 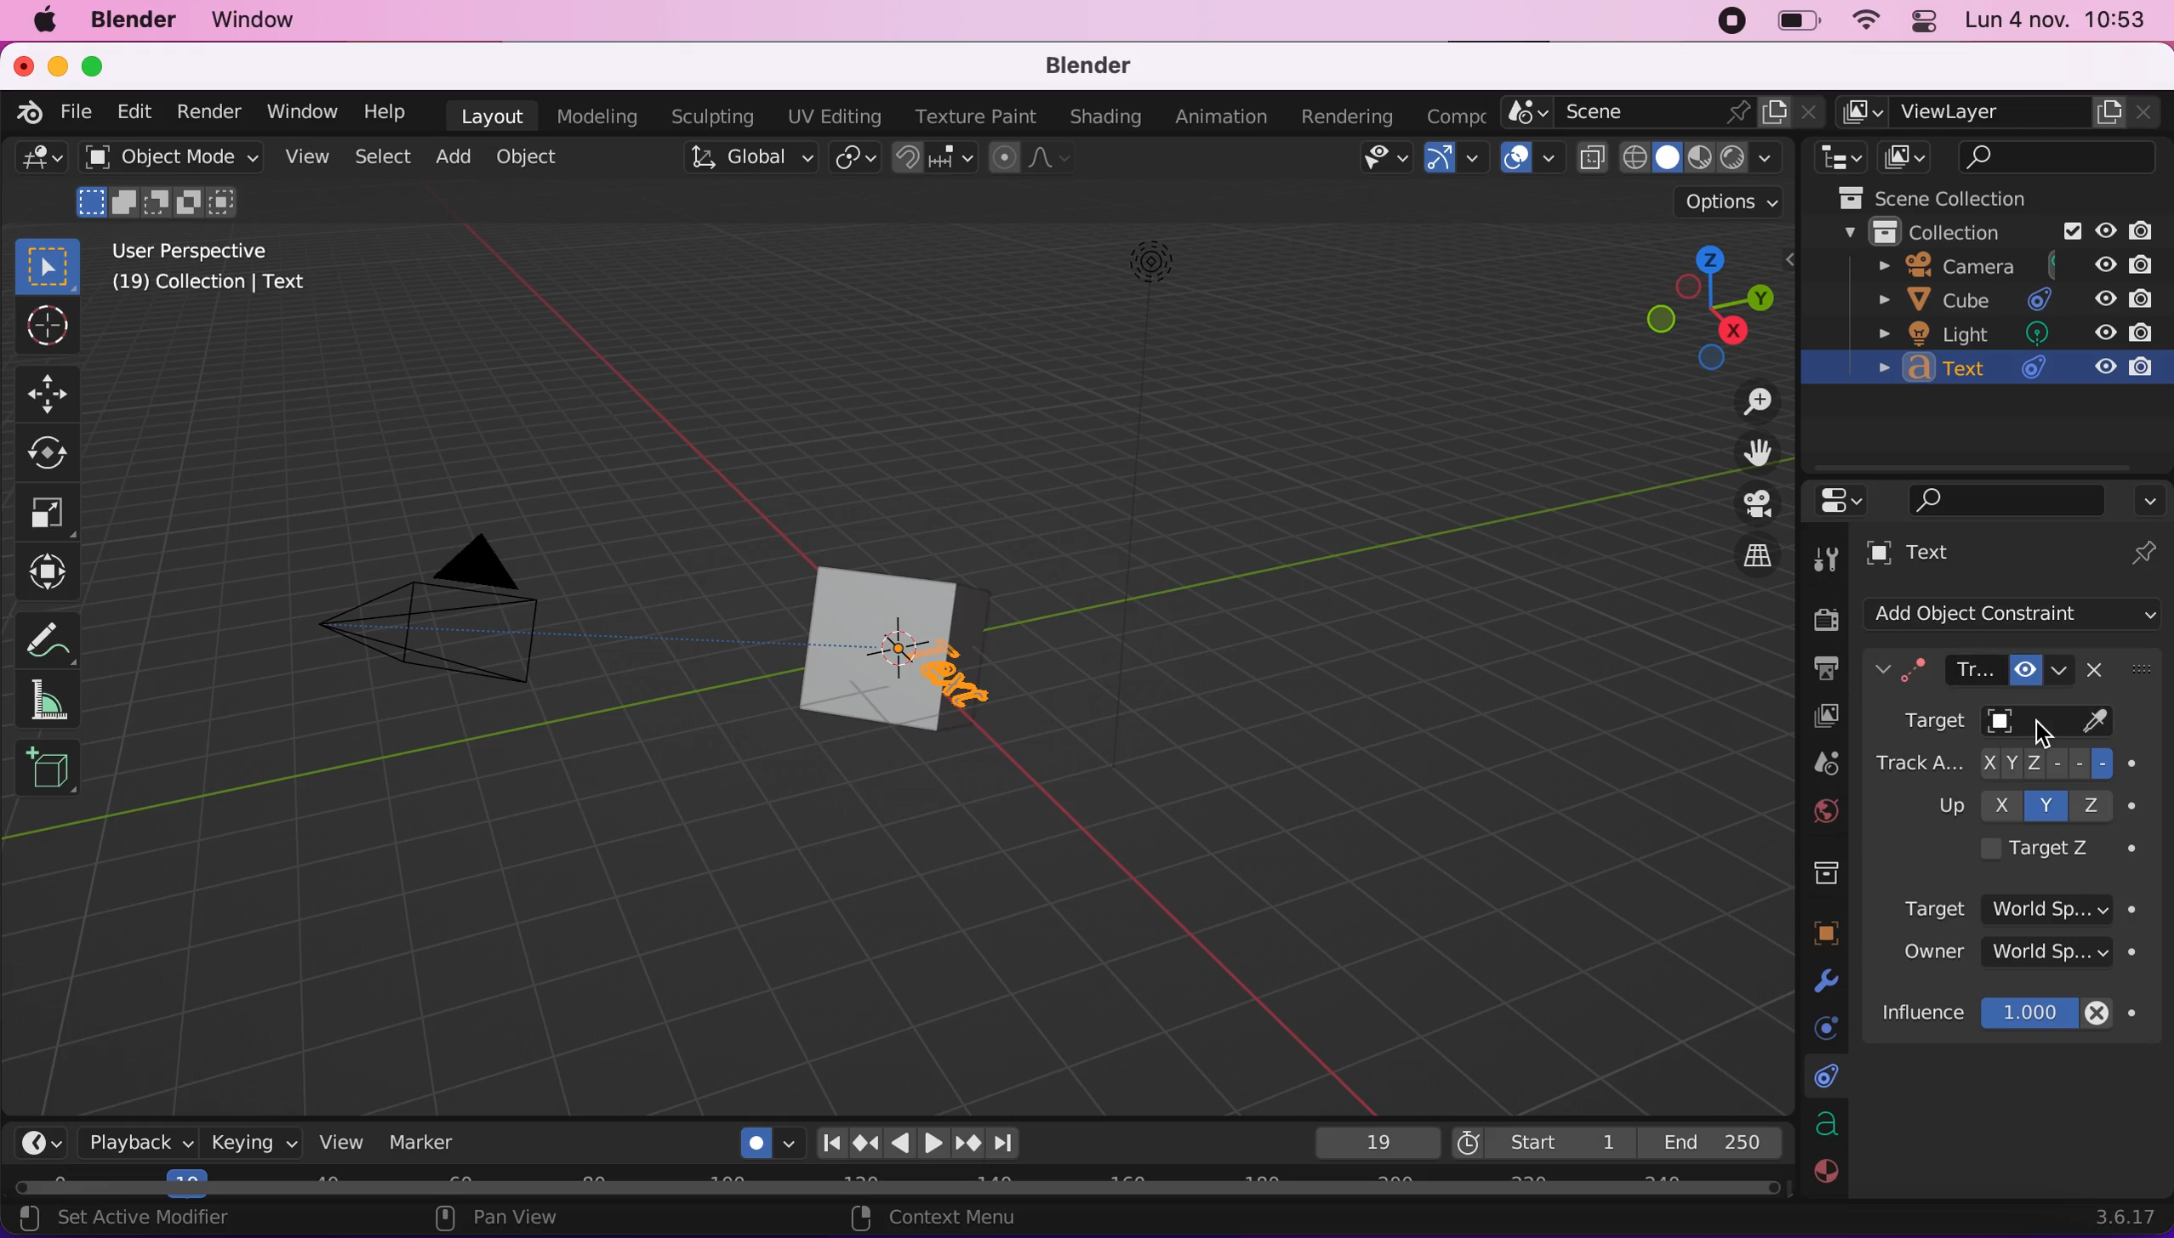 I want to click on viewlayer, so click(x=1997, y=113).